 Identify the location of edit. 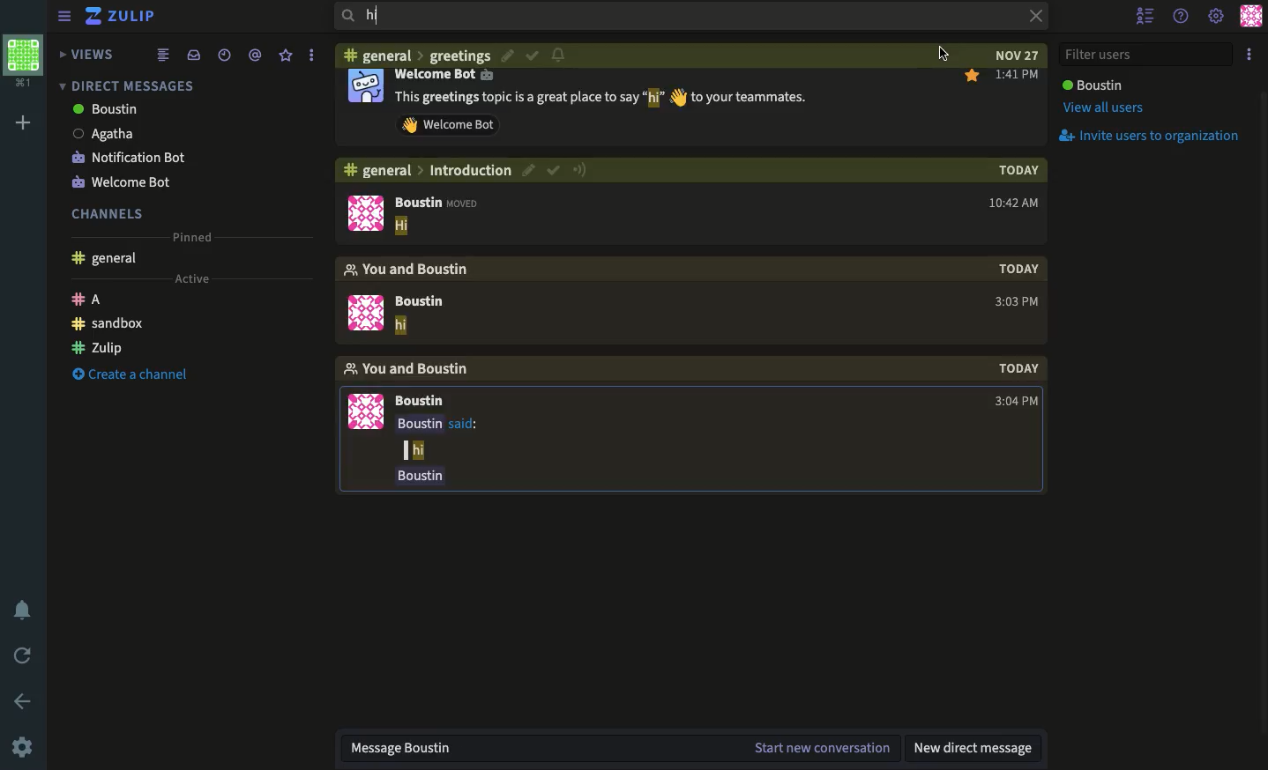
(510, 55).